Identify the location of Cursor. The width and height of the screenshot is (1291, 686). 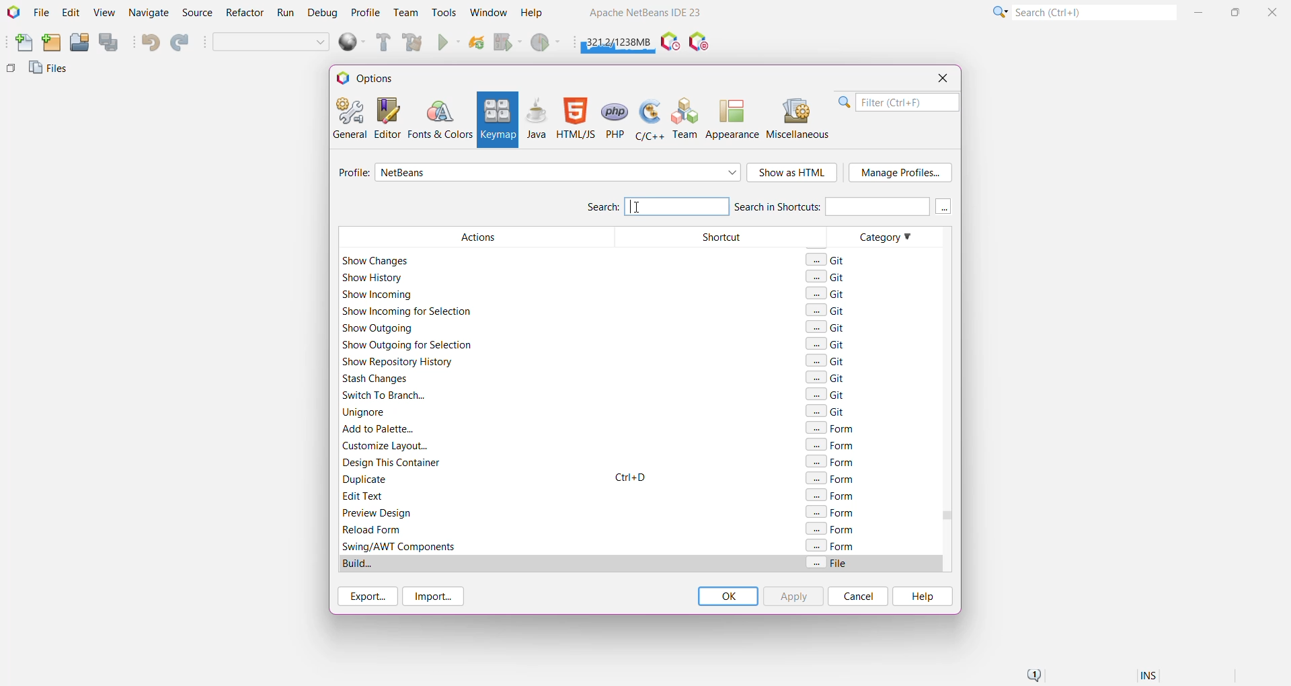
(638, 205).